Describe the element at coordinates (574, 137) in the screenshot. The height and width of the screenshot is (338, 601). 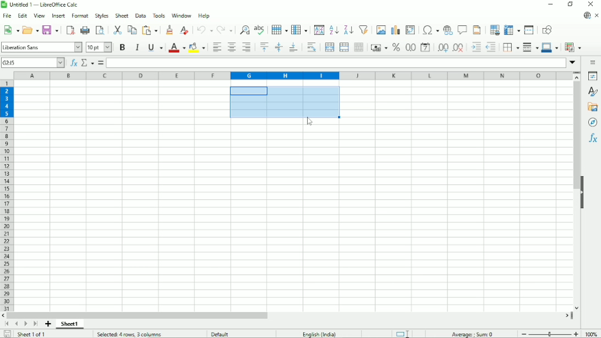
I see `Vertical scrollbar` at that location.